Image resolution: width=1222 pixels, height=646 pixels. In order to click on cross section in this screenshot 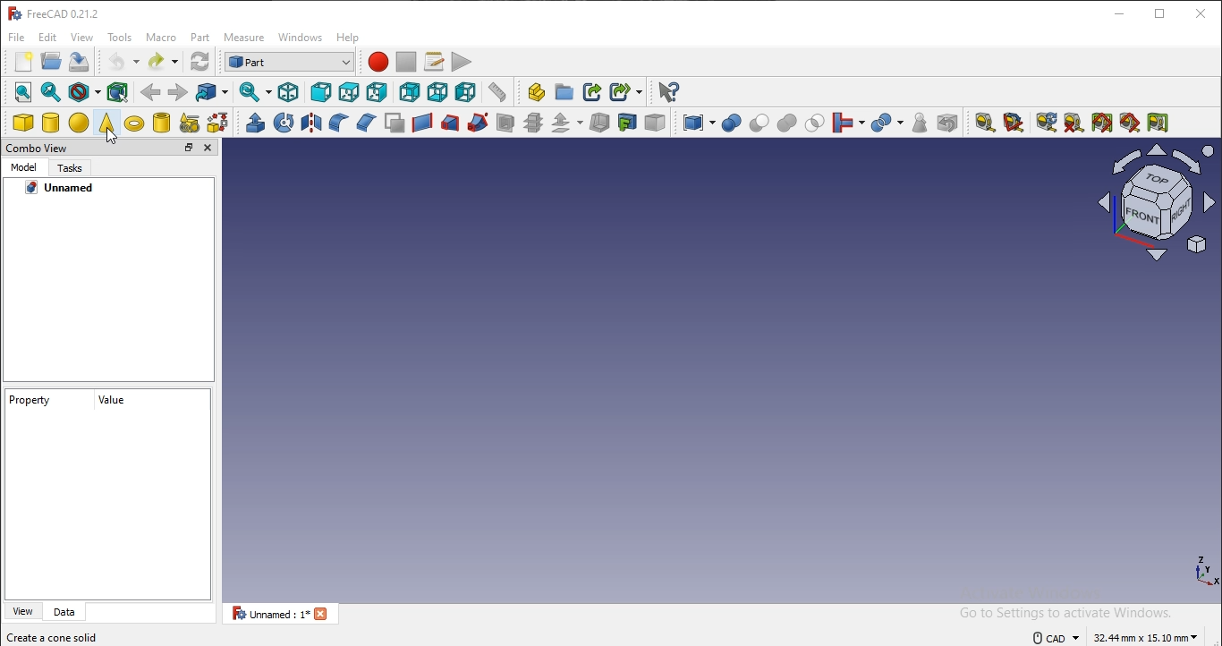, I will do `click(535, 122)`.